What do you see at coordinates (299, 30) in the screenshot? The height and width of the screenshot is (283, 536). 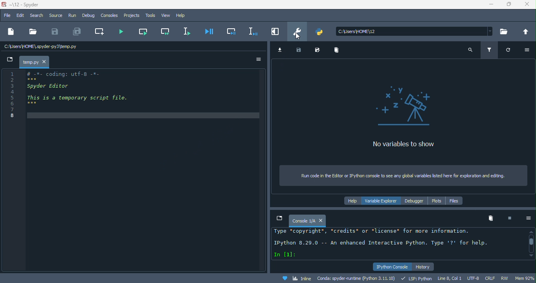 I see `preferences` at bounding box center [299, 30].